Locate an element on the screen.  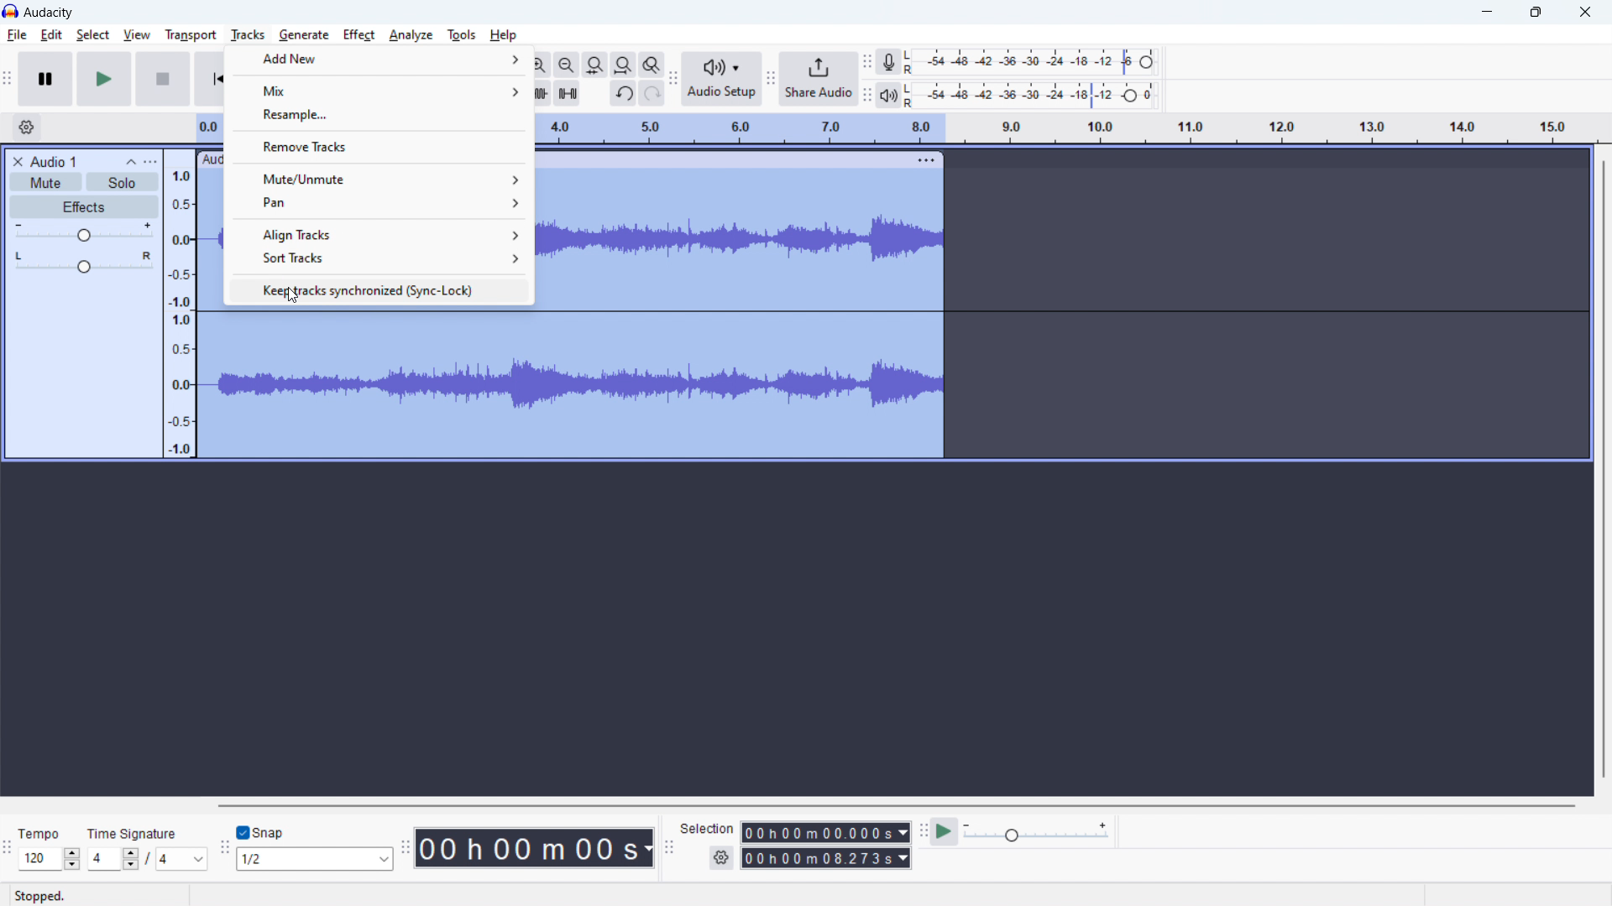
remove tracks is located at coordinates (380, 145).